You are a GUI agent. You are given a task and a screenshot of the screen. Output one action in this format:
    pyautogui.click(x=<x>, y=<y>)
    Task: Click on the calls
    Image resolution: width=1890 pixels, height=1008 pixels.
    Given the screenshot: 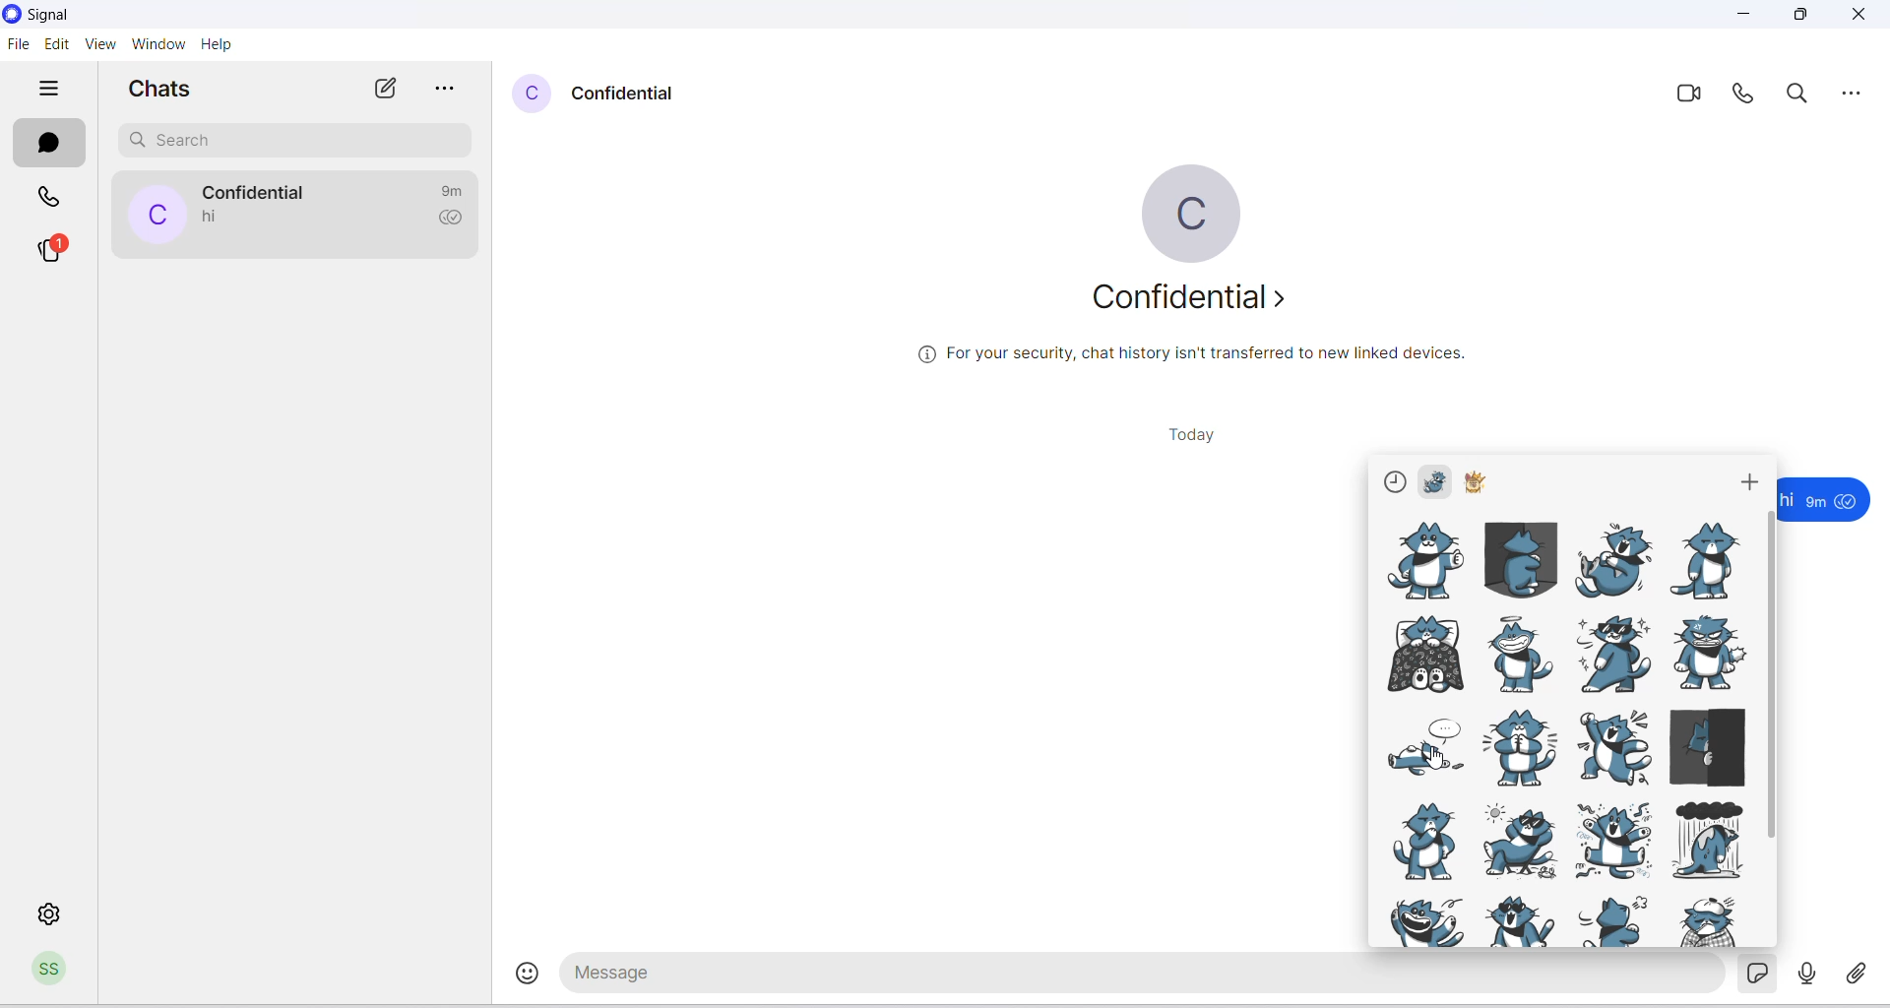 What is the action you would take?
    pyautogui.click(x=52, y=194)
    